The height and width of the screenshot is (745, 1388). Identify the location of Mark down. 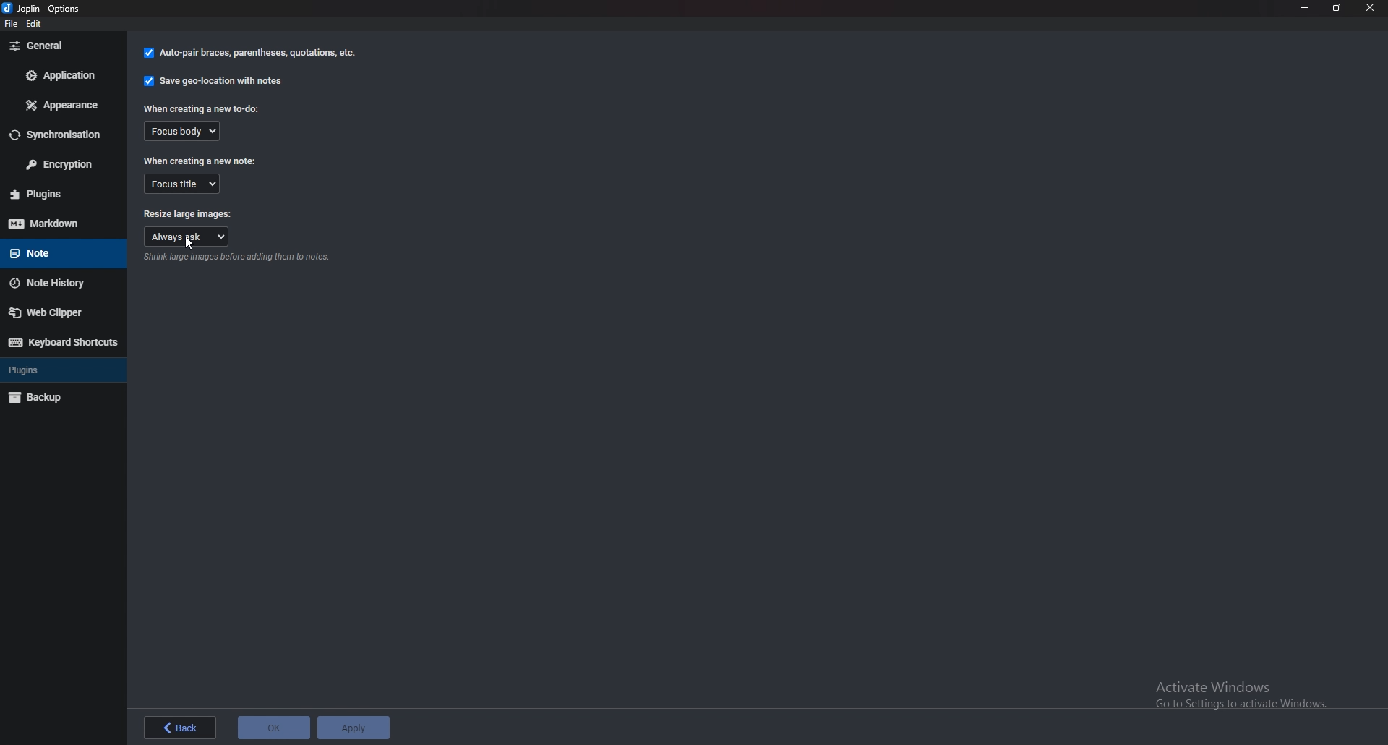
(61, 223).